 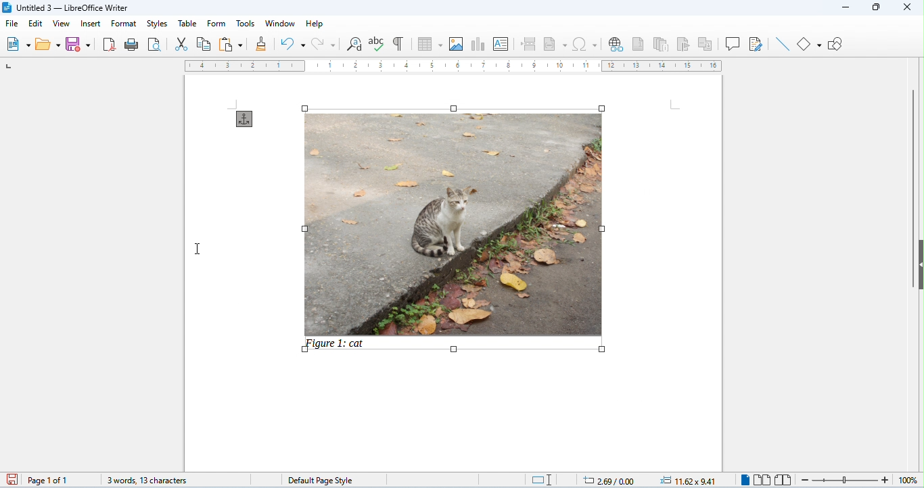 What do you see at coordinates (204, 45) in the screenshot?
I see `copy` at bounding box center [204, 45].